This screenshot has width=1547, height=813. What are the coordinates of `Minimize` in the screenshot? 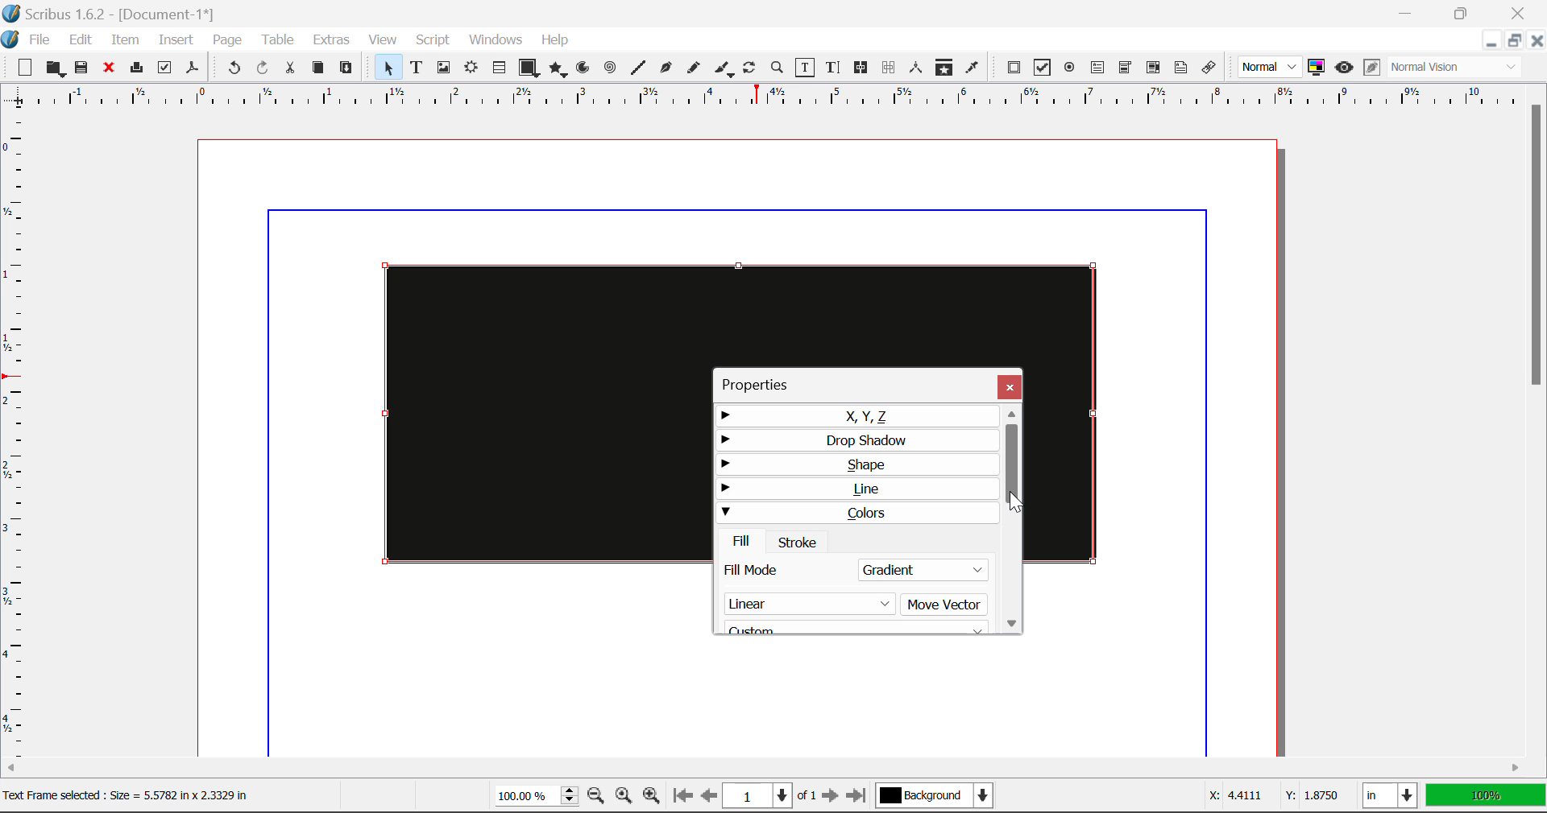 It's located at (1512, 40).